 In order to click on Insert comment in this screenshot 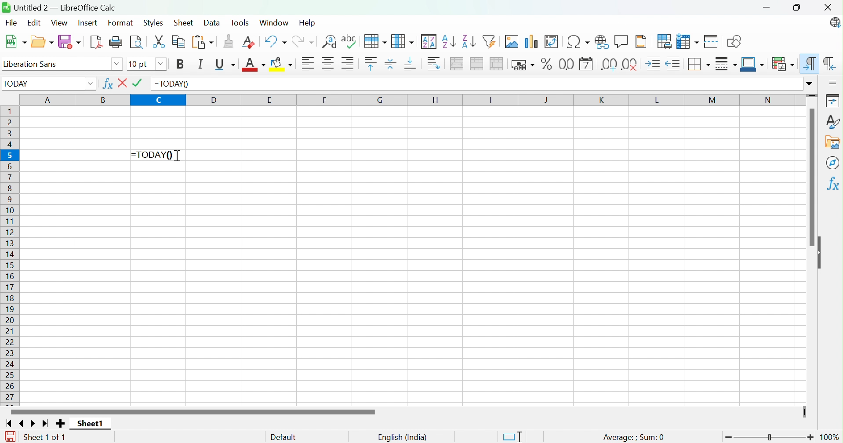, I will do `click(622, 41)`.